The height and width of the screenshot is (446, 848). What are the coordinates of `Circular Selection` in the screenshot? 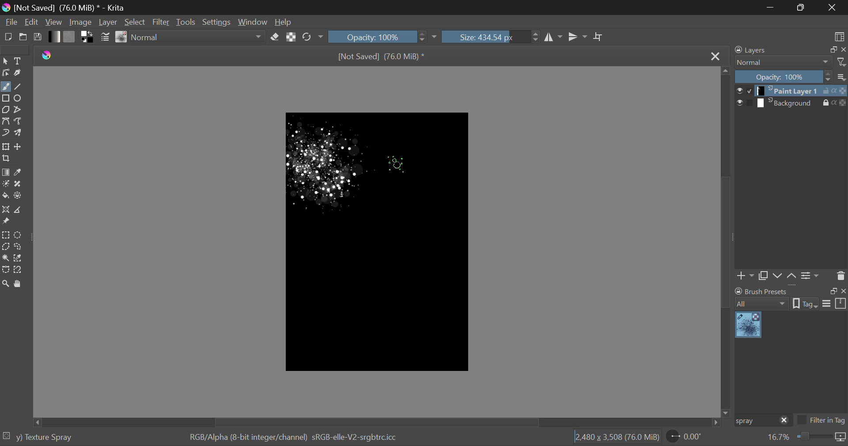 It's located at (18, 235).